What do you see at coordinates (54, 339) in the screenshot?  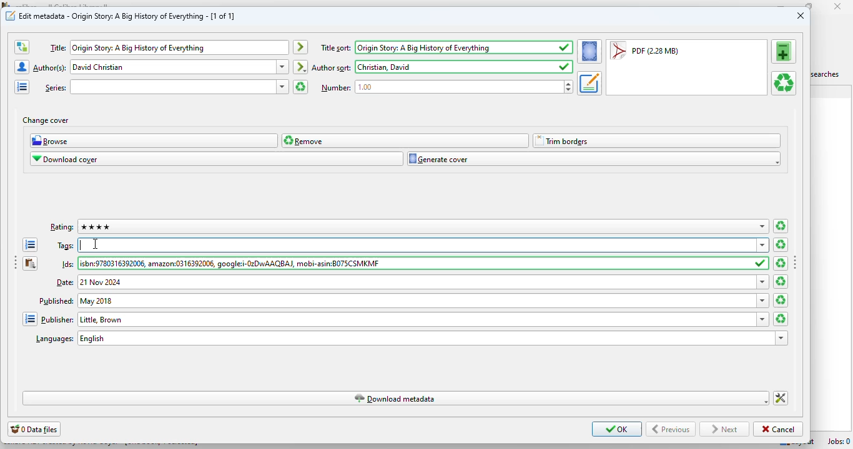 I see `text` at bounding box center [54, 339].